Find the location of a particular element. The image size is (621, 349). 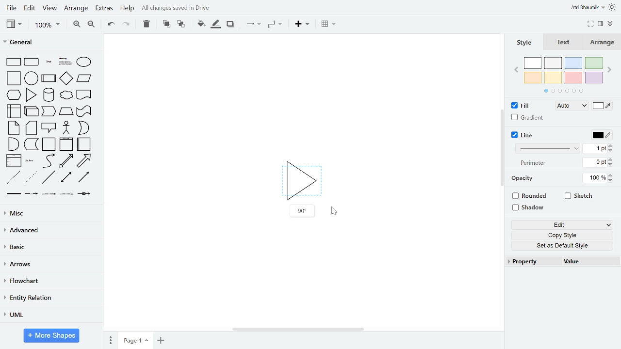

current perimeter is located at coordinates (595, 162).